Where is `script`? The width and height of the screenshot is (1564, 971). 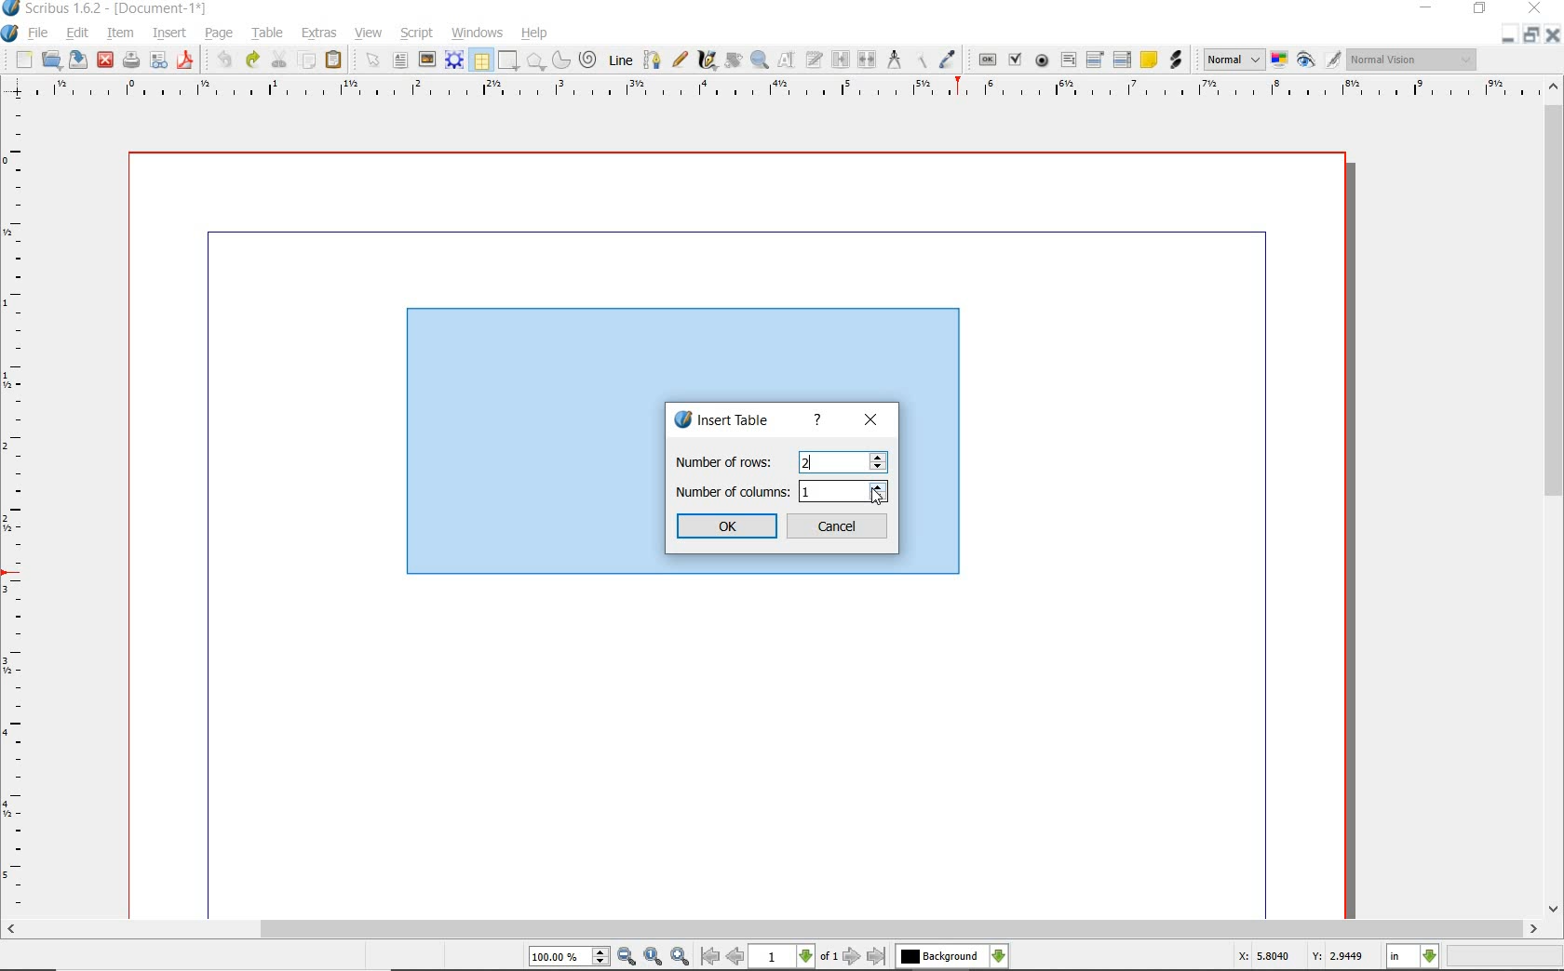
script is located at coordinates (418, 33).